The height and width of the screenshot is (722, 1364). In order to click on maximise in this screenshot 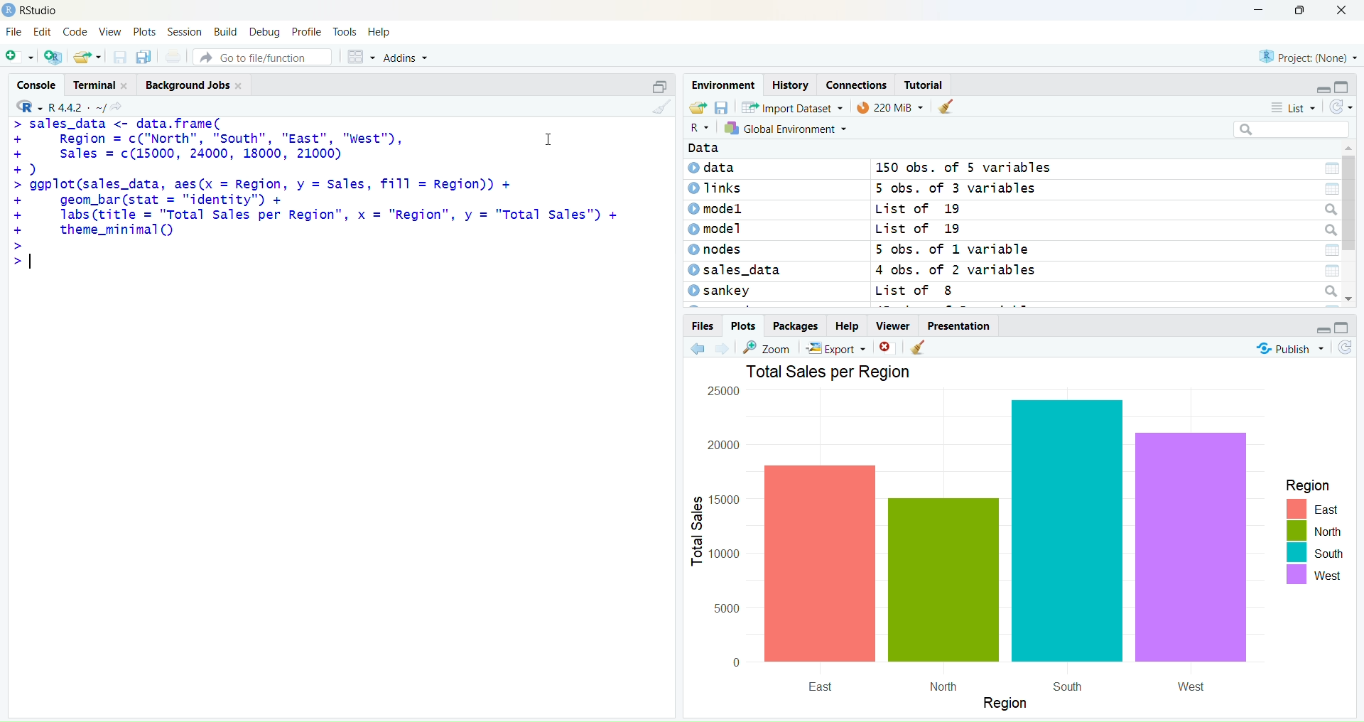, I will do `click(1303, 10)`.